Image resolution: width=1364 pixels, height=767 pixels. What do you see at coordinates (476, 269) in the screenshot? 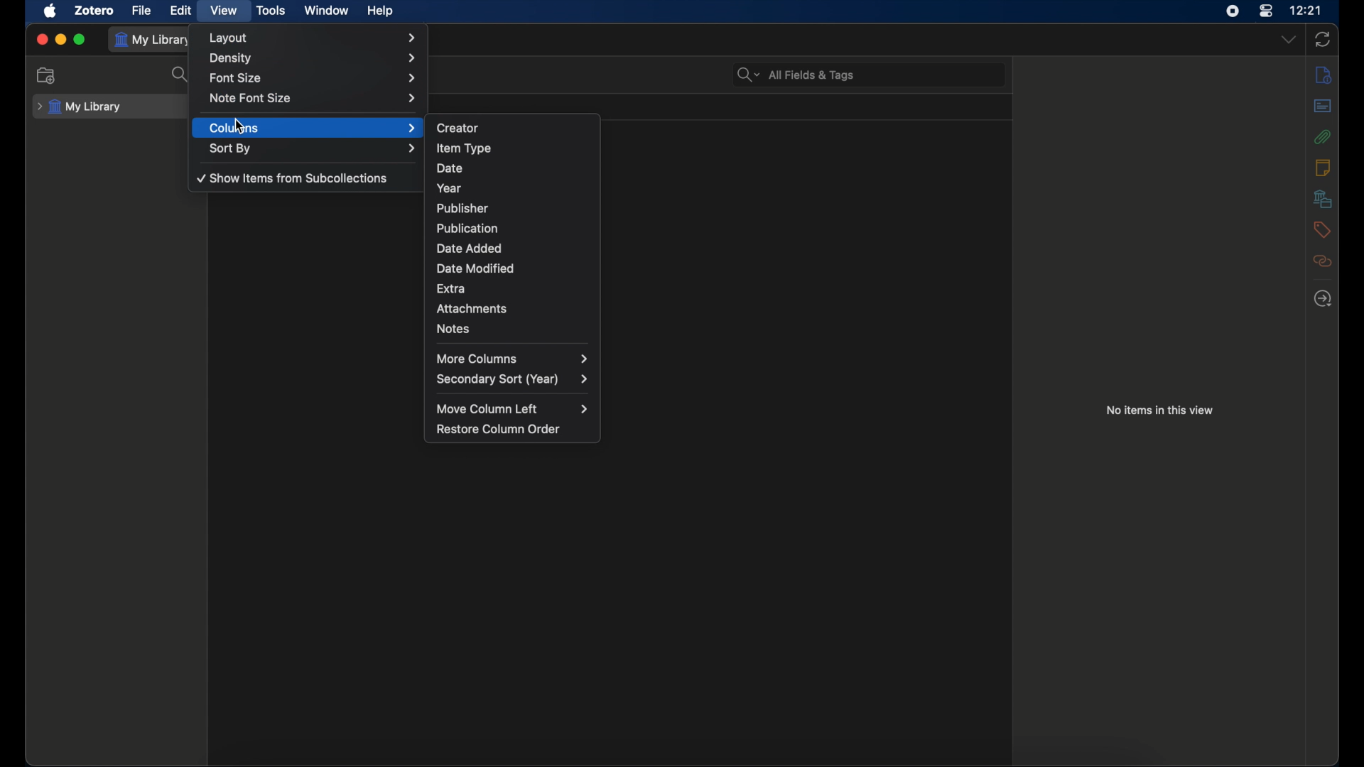
I see `date modified` at bounding box center [476, 269].